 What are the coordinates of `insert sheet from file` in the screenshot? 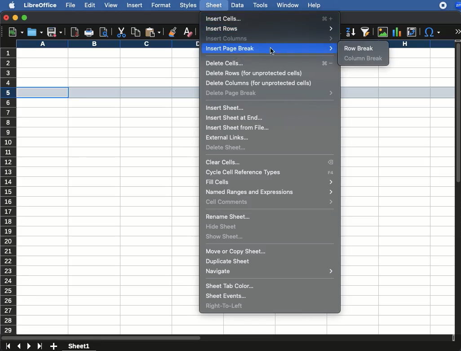 It's located at (240, 127).